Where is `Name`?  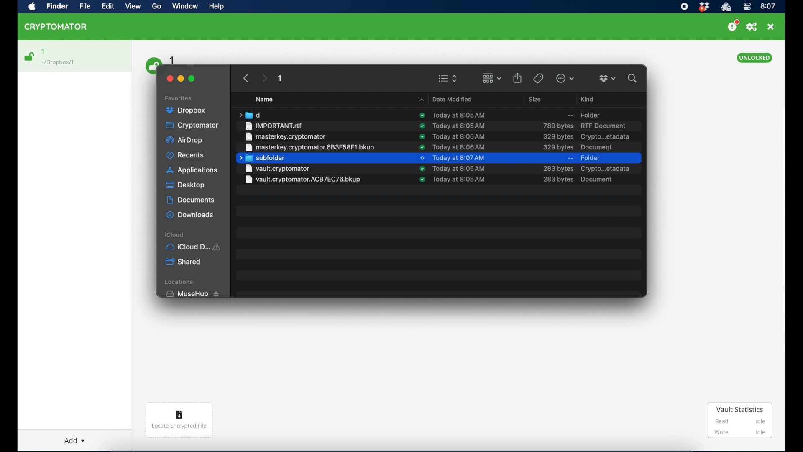 Name is located at coordinates (269, 99).